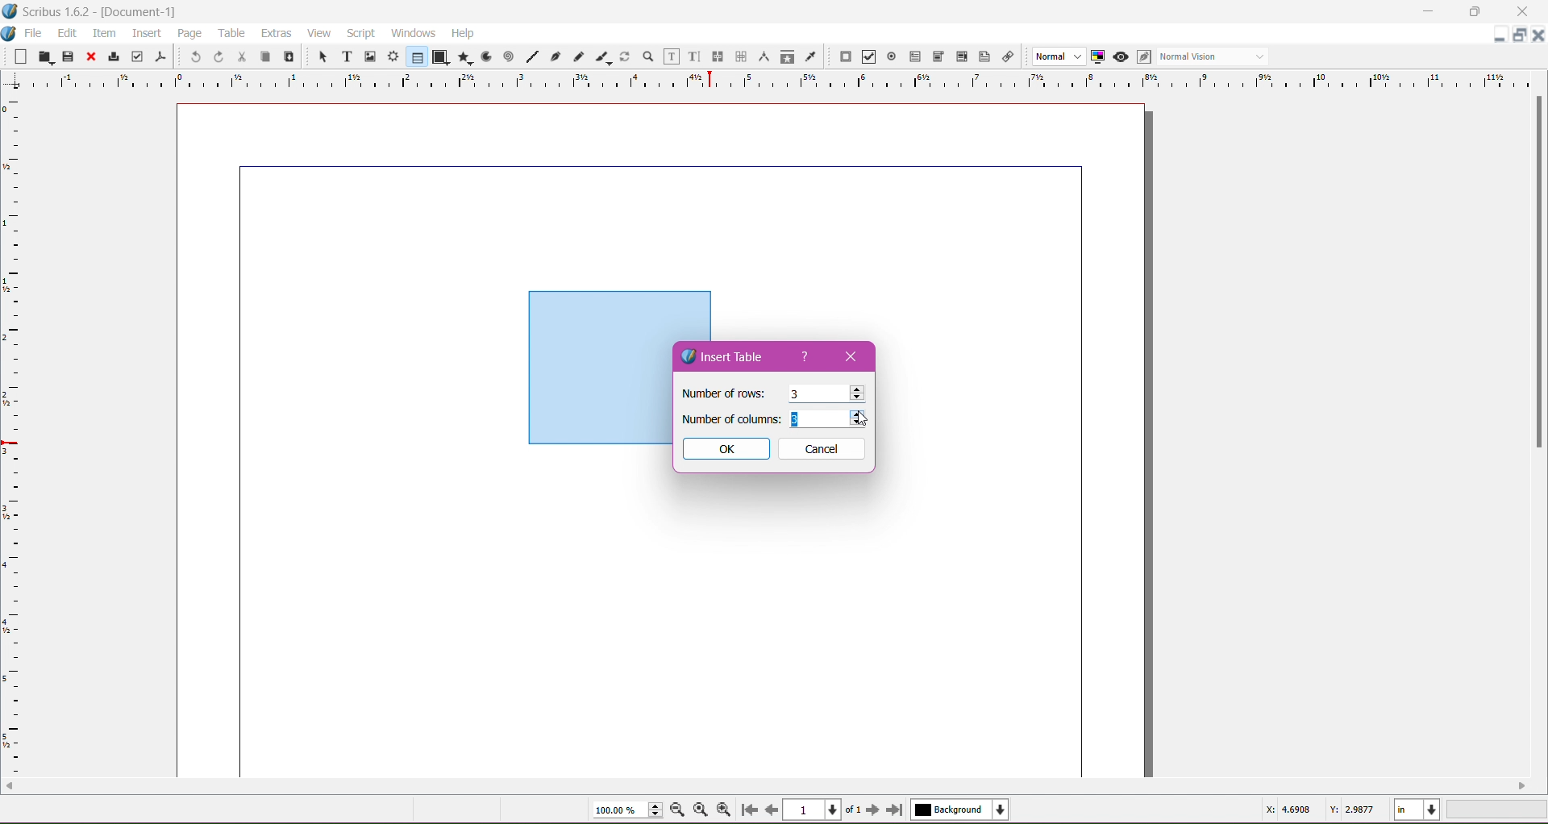  I want to click on Pdf List Box, so click(959, 57).